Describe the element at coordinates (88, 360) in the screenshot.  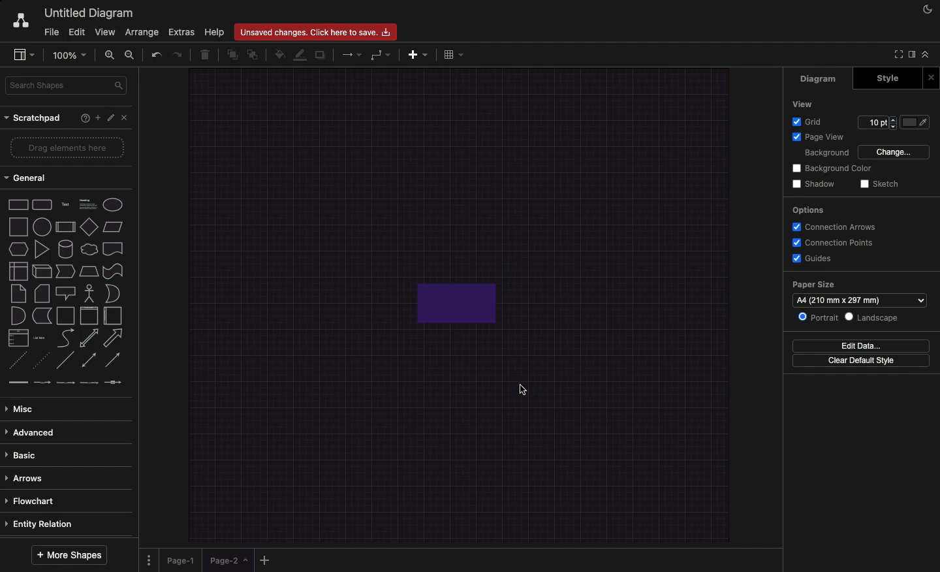
I see `bidirectional connector` at that location.